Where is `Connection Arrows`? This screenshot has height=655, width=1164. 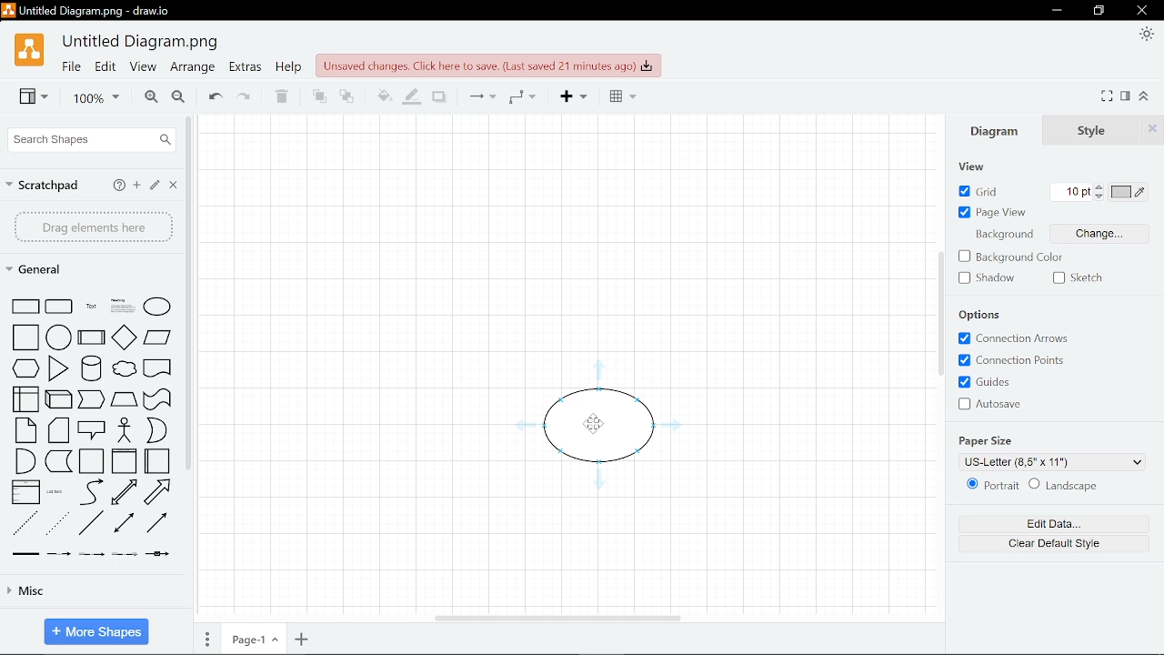
Connection Arrows is located at coordinates (1014, 339).